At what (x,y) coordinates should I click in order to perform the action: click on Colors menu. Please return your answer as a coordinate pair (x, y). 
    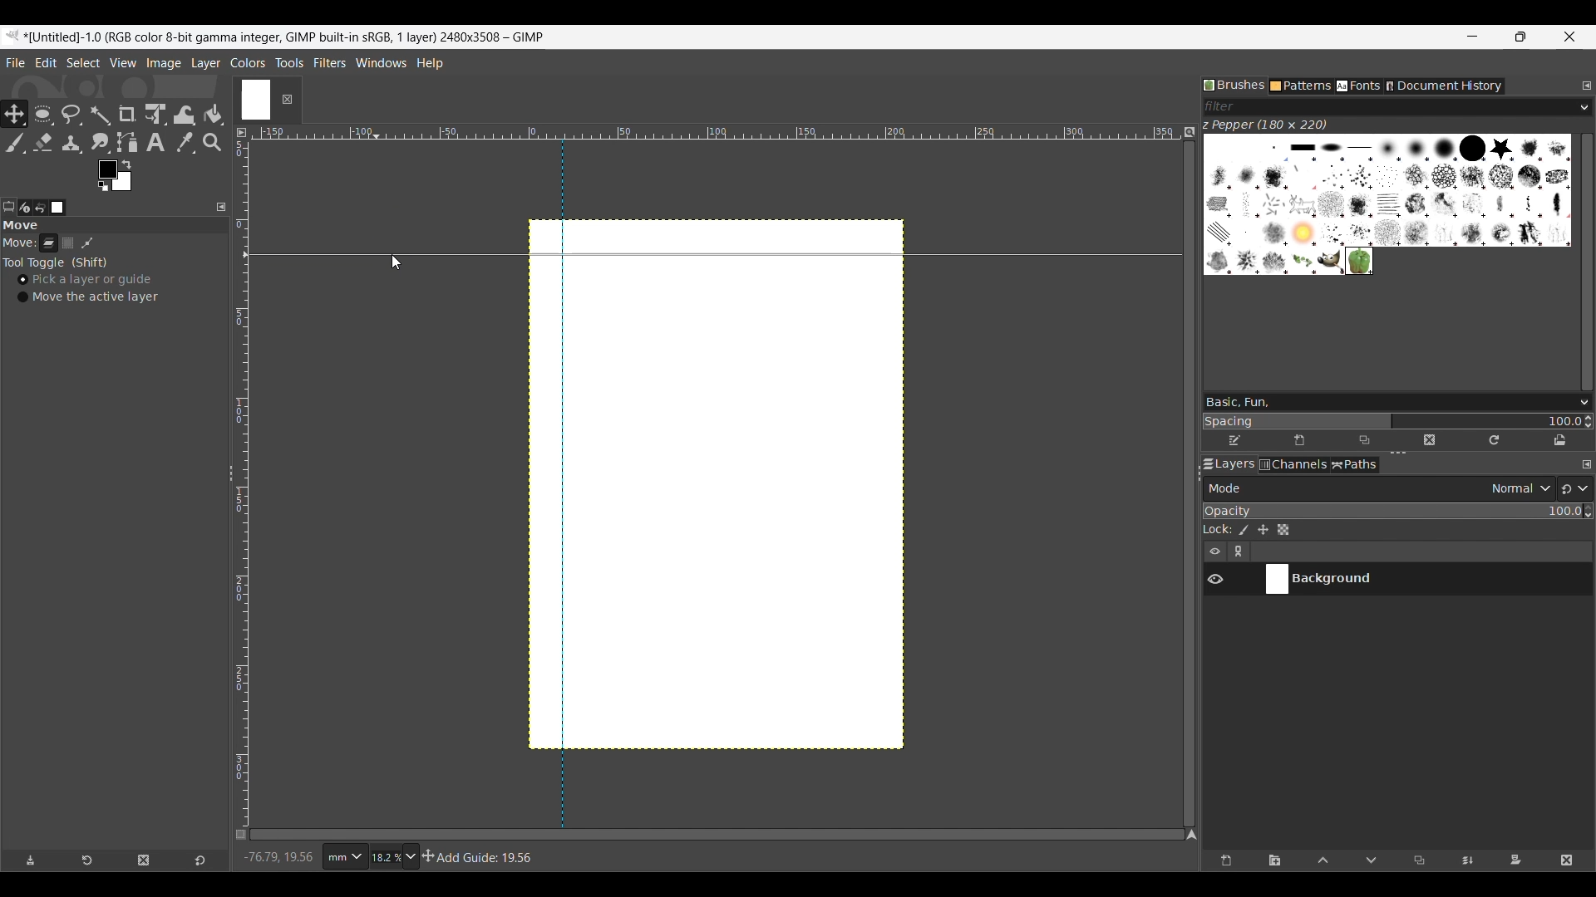
    Looking at the image, I should click on (248, 62).